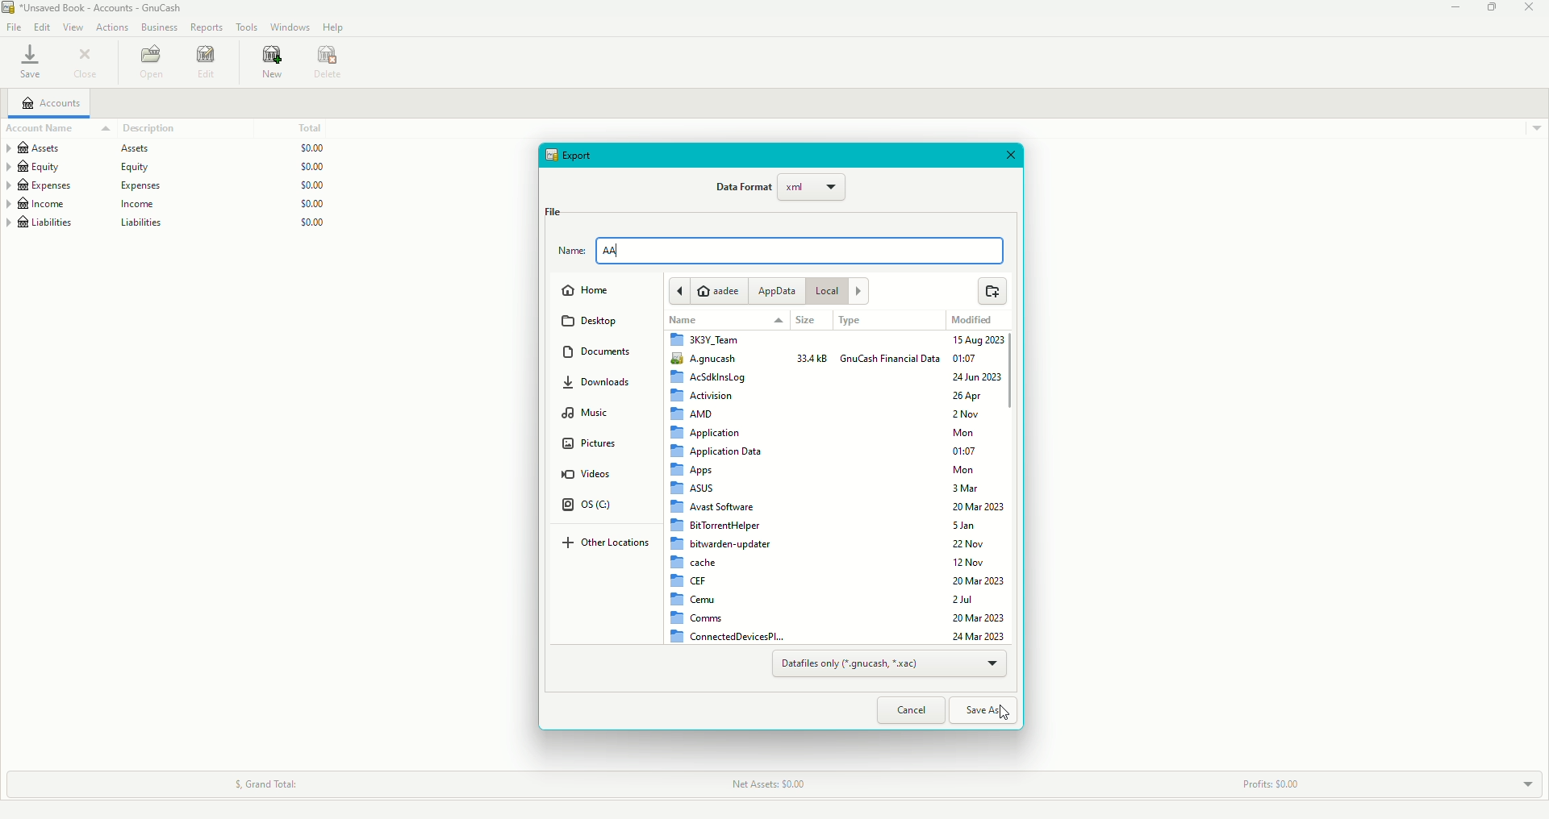 Image resolution: width=1549 pixels, height=819 pixels. I want to click on Description, so click(140, 128).